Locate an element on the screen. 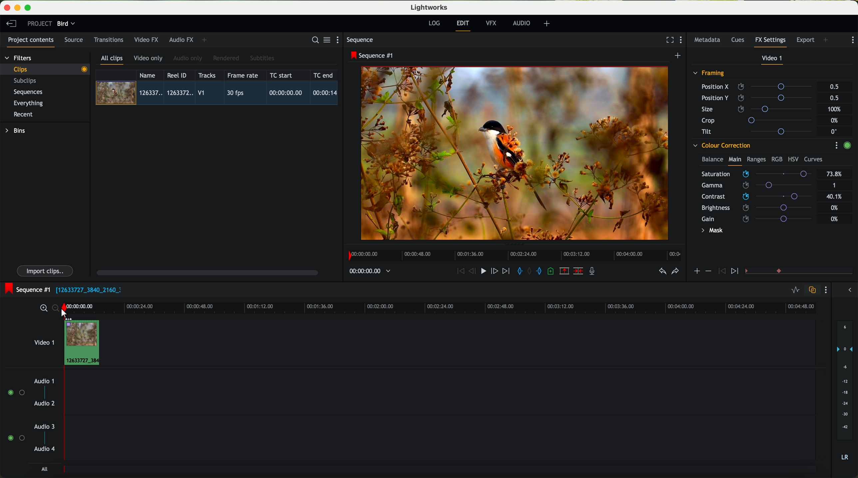 This screenshot has width=858, height=478. cues is located at coordinates (740, 40).